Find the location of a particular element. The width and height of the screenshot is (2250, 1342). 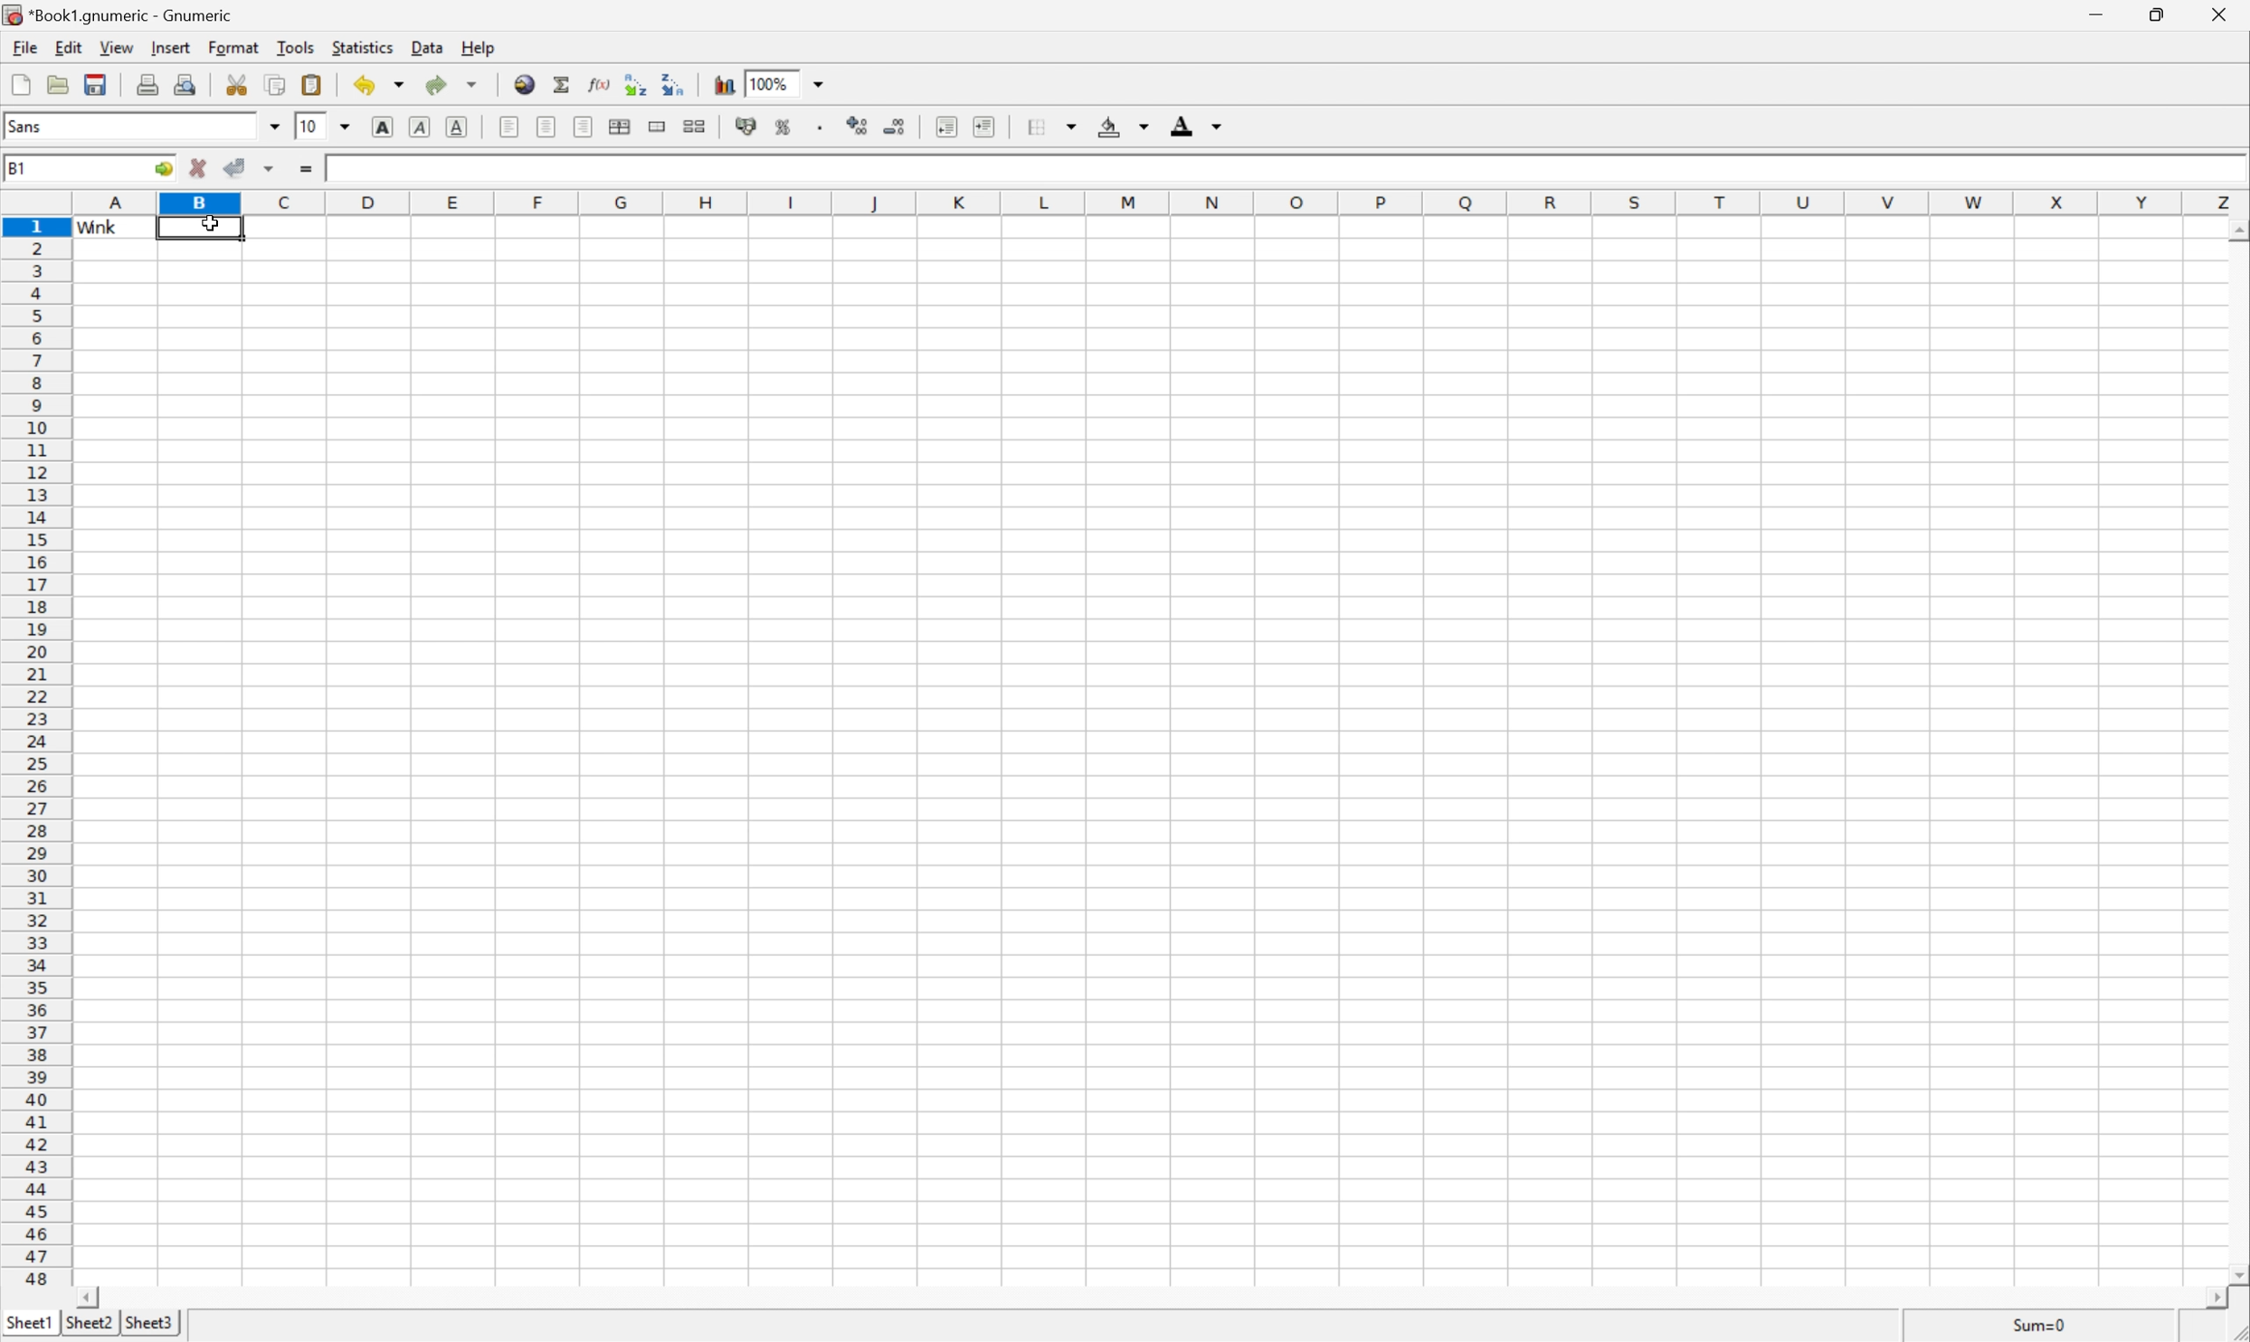

paste is located at coordinates (314, 85).